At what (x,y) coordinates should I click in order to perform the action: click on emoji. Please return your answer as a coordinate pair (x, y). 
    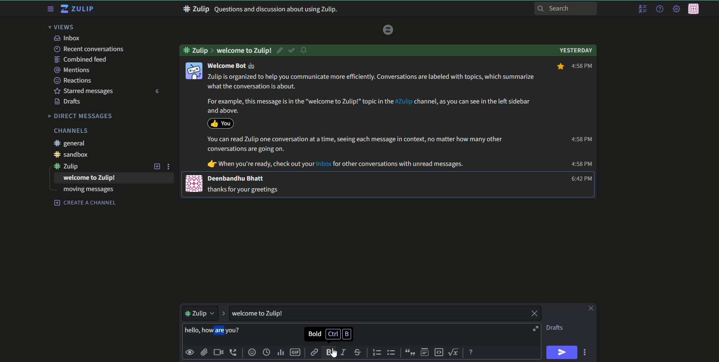
    Looking at the image, I should click on (543, 67).